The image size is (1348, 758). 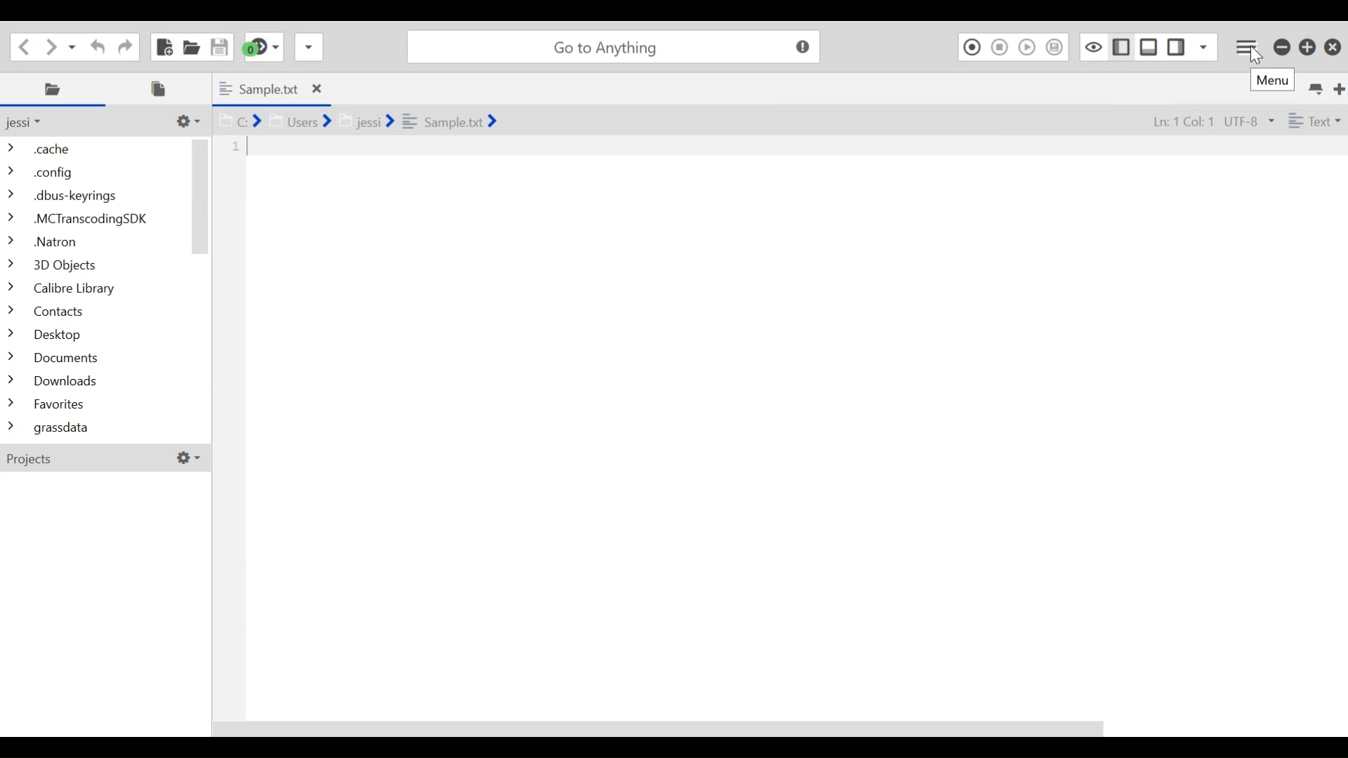 What do you see at coordinates (1314, 87) in the screenshot?
I see `List all tabs` at bounding box center [1314, 87].